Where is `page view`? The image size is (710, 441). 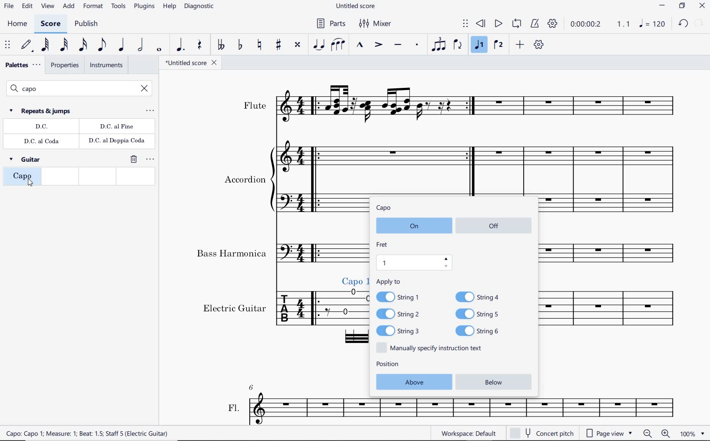 page view is located at coordinates (608, 433).